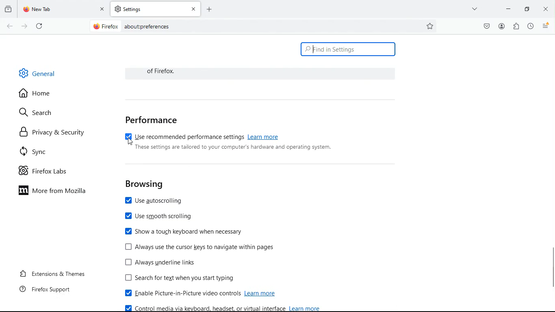 The height and width of the screenshot is (312, 555). What do you see at coordinates (39, 113) in the screenshot?
I see `search` at bounding box center [39, 113].